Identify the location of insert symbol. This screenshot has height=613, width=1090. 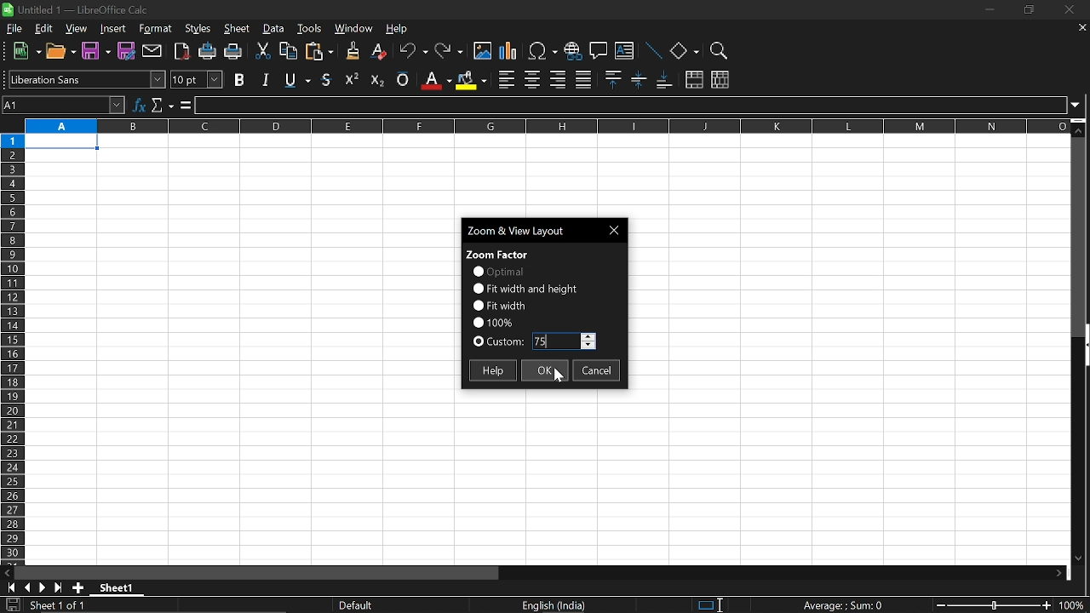
(542, 51).